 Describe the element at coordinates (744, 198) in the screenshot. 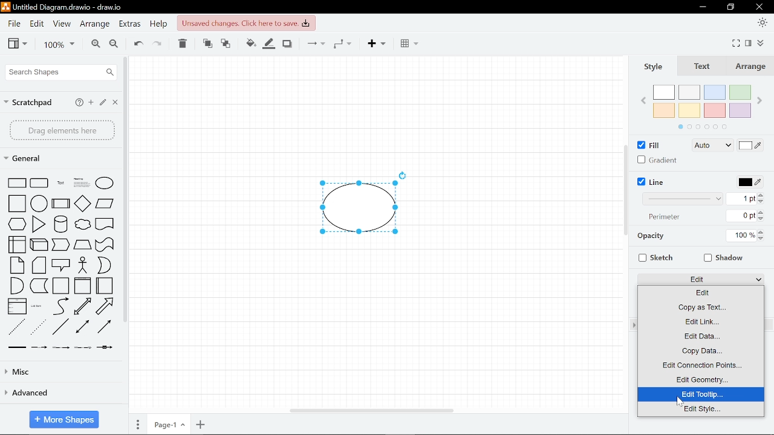

I see `Current line width` at that location.